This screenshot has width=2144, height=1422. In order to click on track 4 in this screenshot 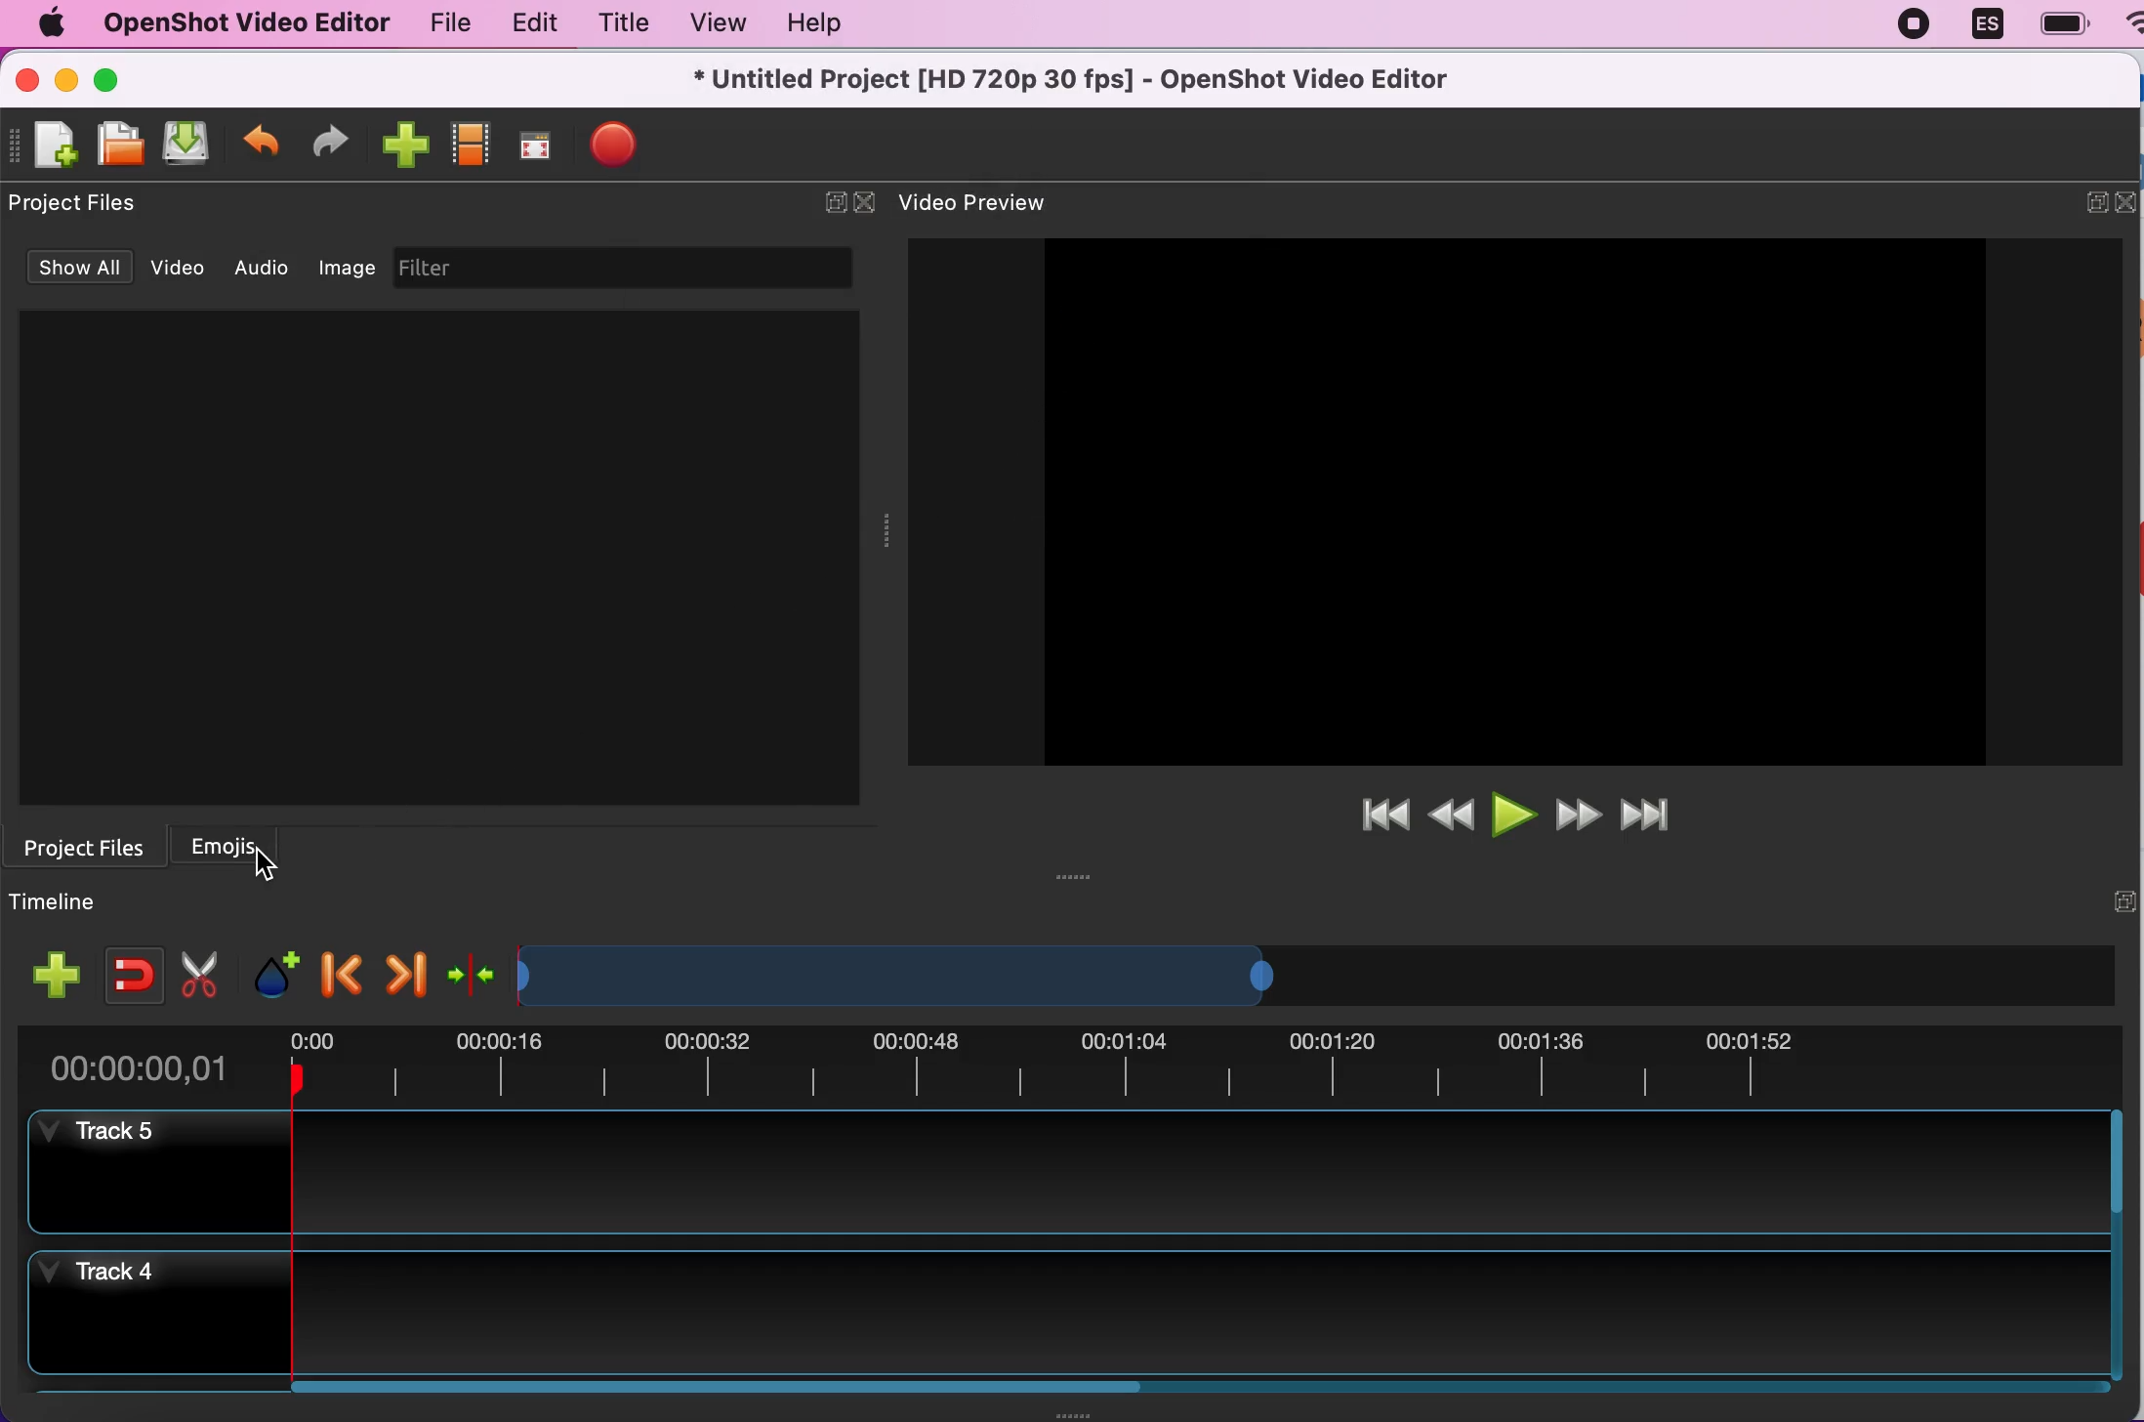, I will do `click(1065, 1313)`.